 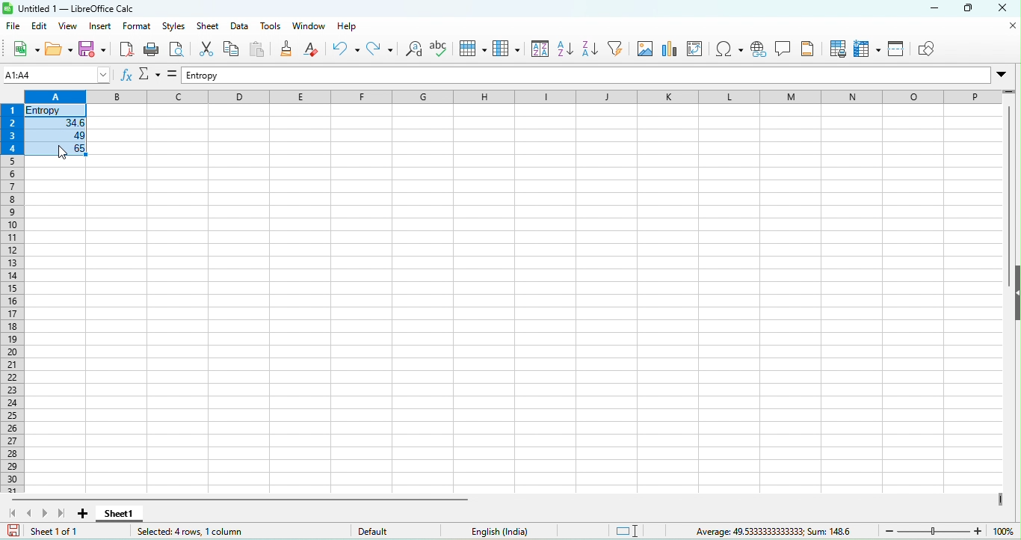 I want to click on scroll to first sheet, so click(x=11, y=511).